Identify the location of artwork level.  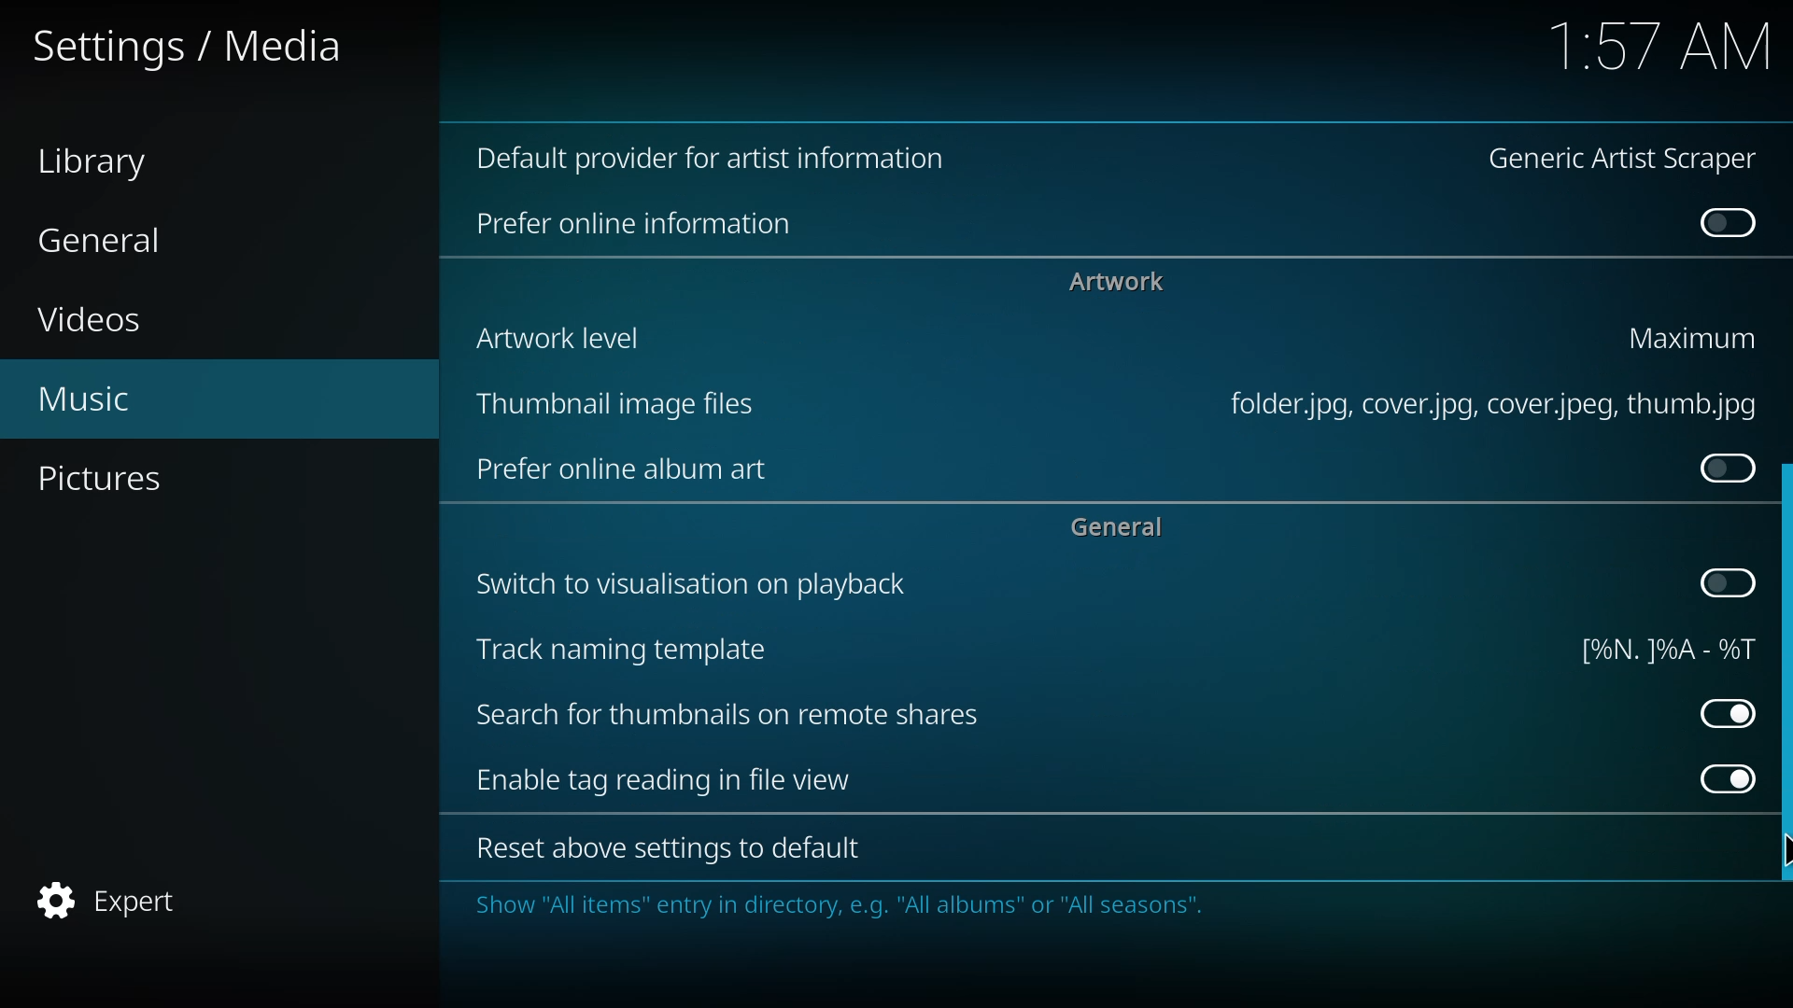
(551, 336).